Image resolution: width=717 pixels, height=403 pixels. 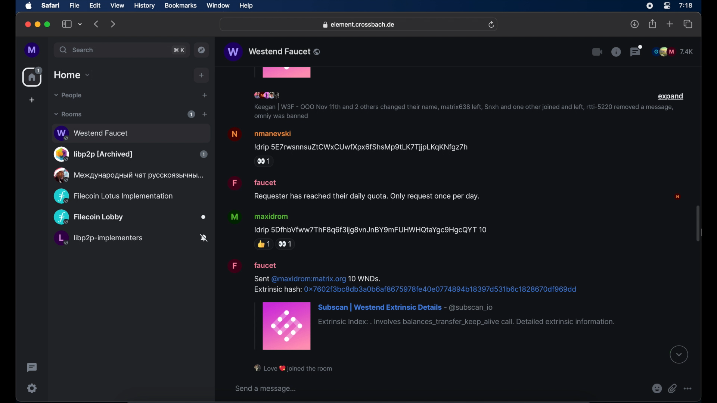 I want to click on edit, so click(x=95, y=5).